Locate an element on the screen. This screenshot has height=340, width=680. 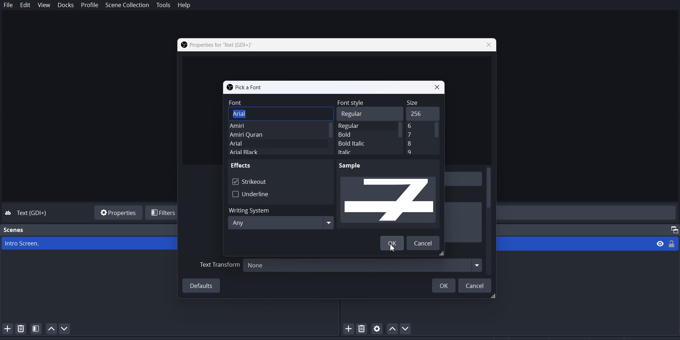
Any is located at coordinates (280, 223).